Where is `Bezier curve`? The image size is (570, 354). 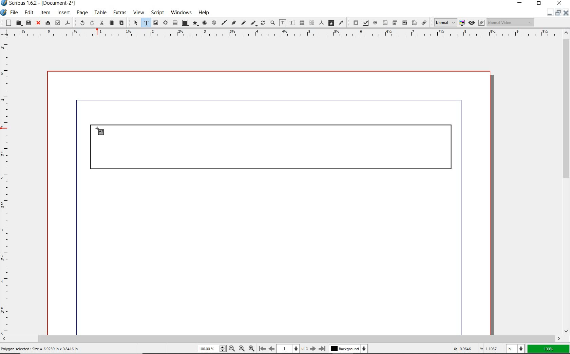 Bezier curve is located at coordinates (234, 23).